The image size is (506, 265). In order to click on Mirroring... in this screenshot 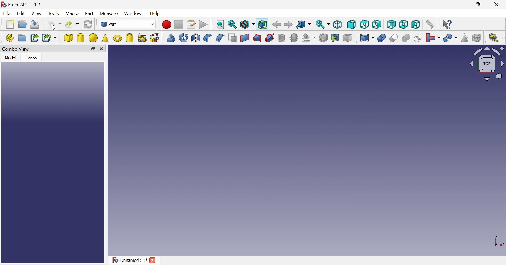, I will do `click(196, 38)`.